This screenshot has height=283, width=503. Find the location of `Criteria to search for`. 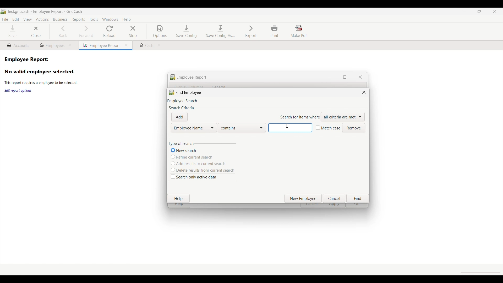

Criteria to search for is located at coordinates (343, 117).